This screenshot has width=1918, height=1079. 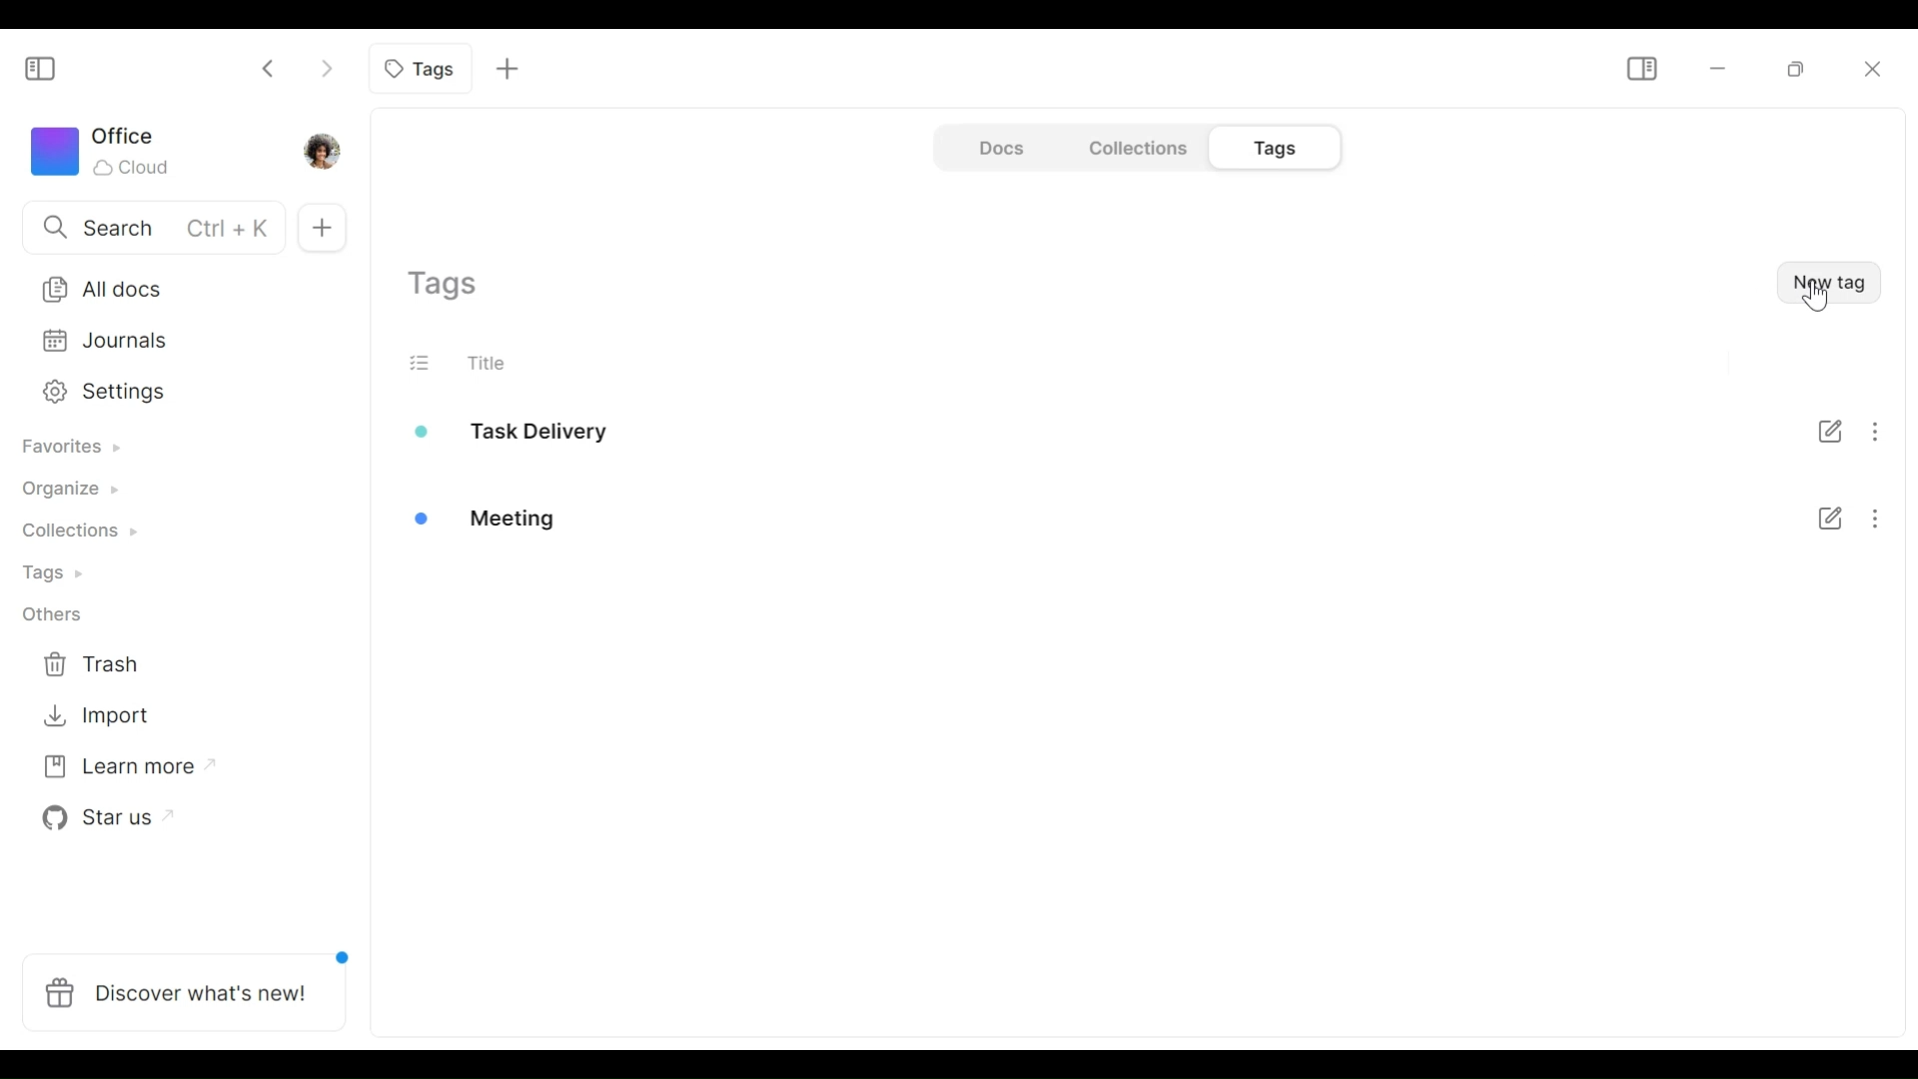 What do you see at coordinates (538, 435) in the screenshot?
I see `Task delivery` at bounding box center [538, 435].